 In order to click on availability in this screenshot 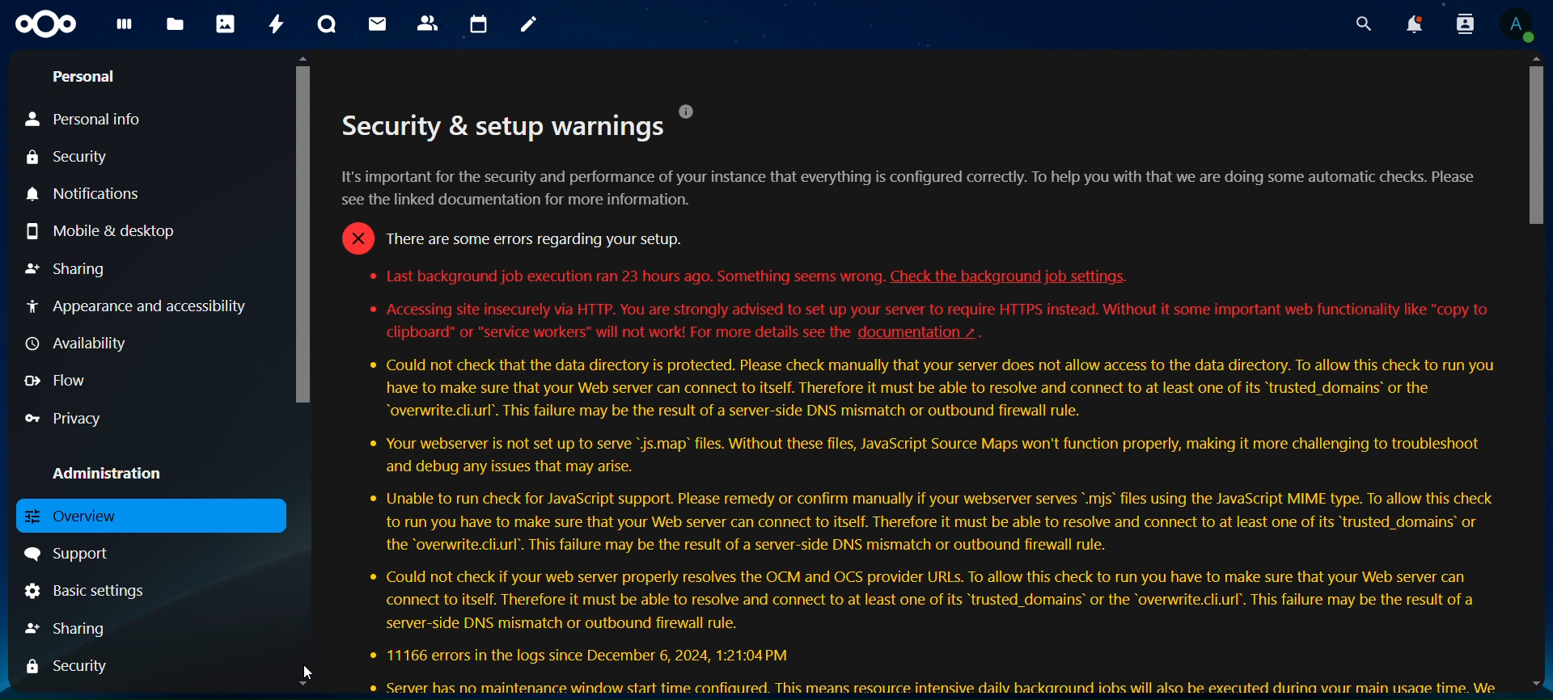, I will do `click(83, 344)`.